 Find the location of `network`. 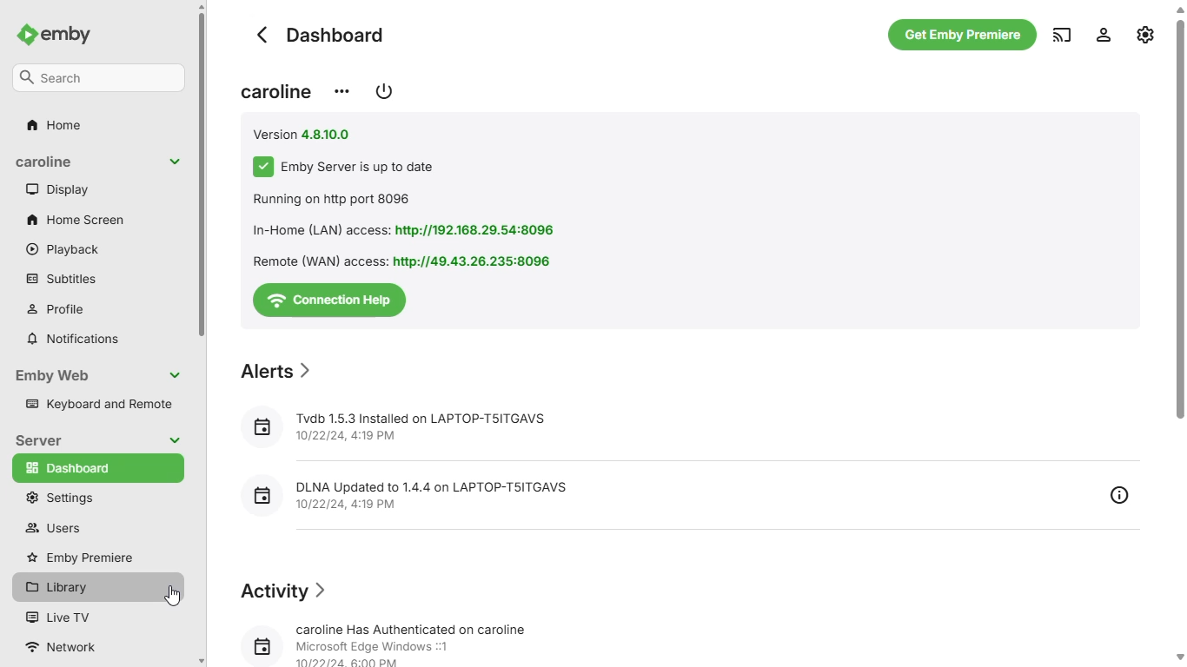

network is located at coordinates (69, 648).